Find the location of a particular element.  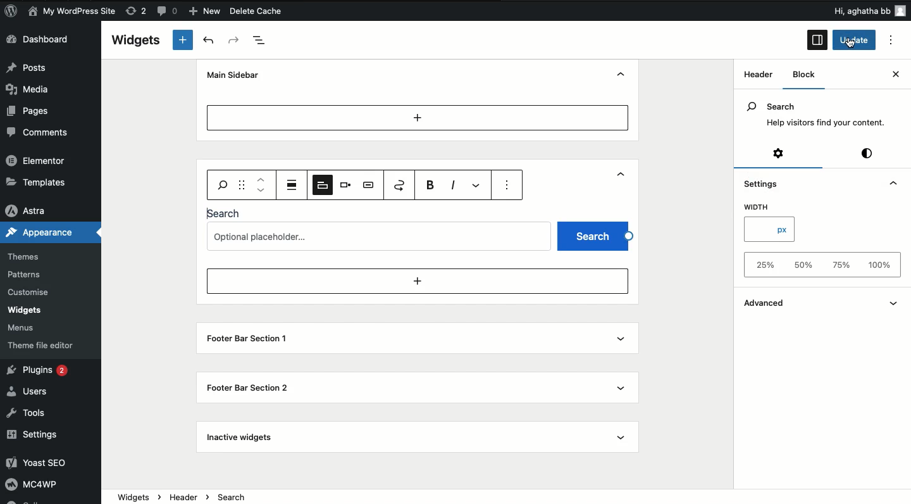

 is located at coordinates (169, 13).